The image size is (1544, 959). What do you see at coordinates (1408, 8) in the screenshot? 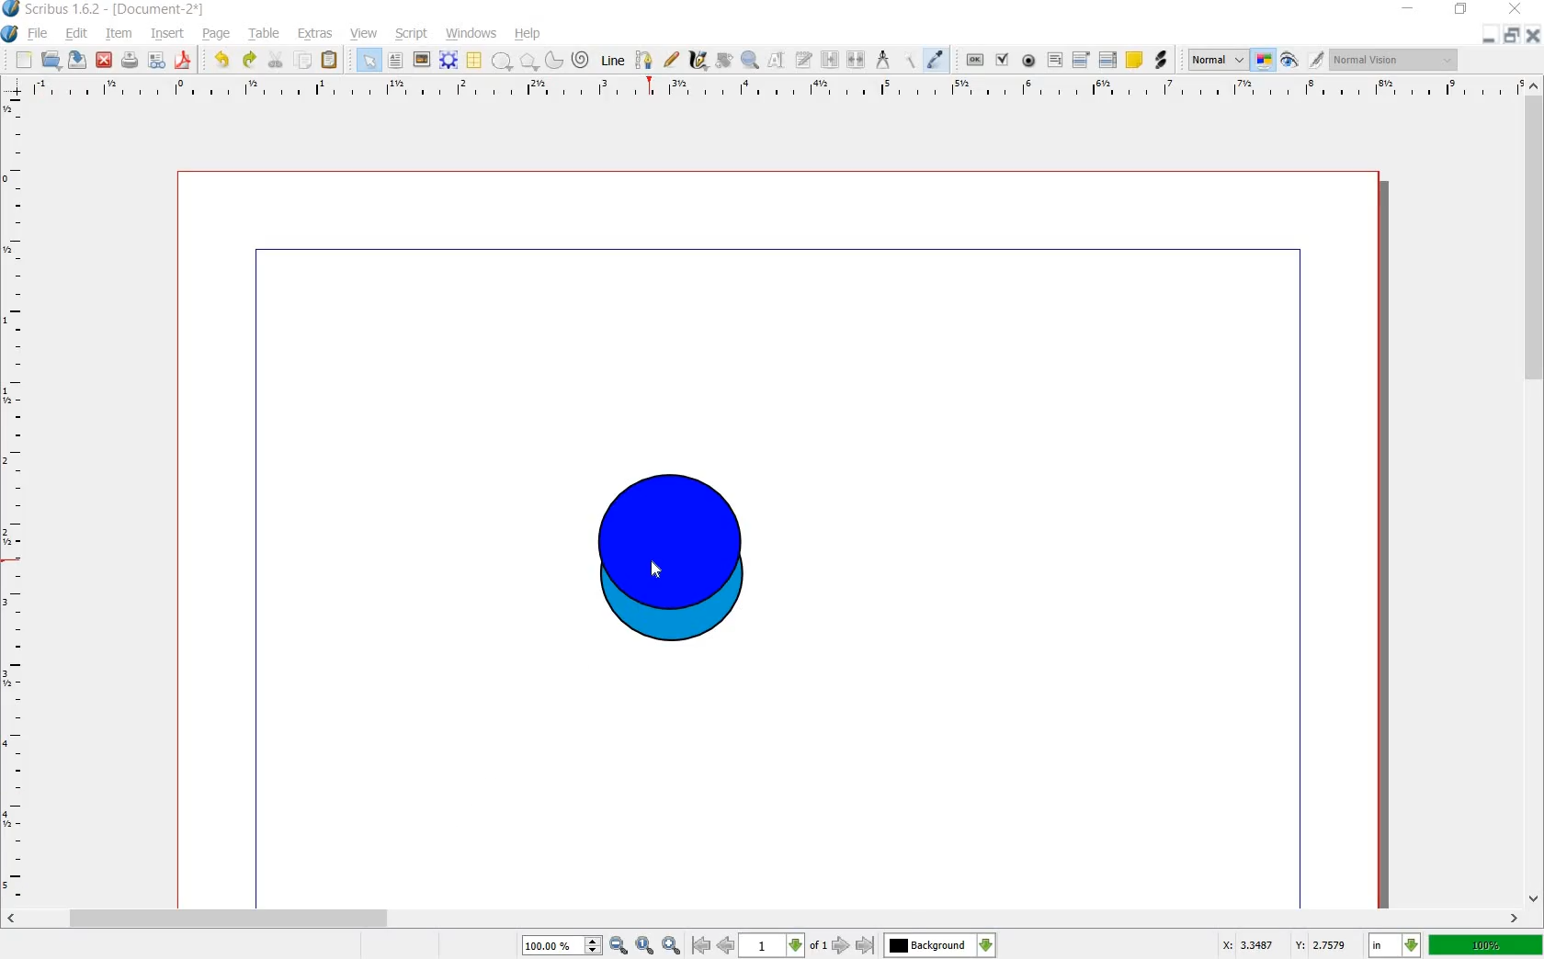
I see `minimize` at bounding box center [1408, 8].